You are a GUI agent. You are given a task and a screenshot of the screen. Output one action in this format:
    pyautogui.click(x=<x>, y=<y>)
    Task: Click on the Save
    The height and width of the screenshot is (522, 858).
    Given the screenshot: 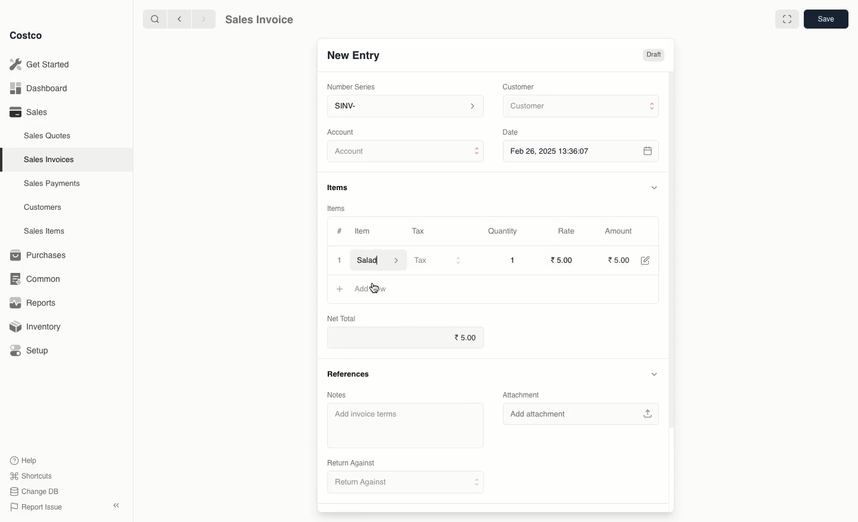 What is the action you would take?
    pyautogui.click(x=828, y=20)
    